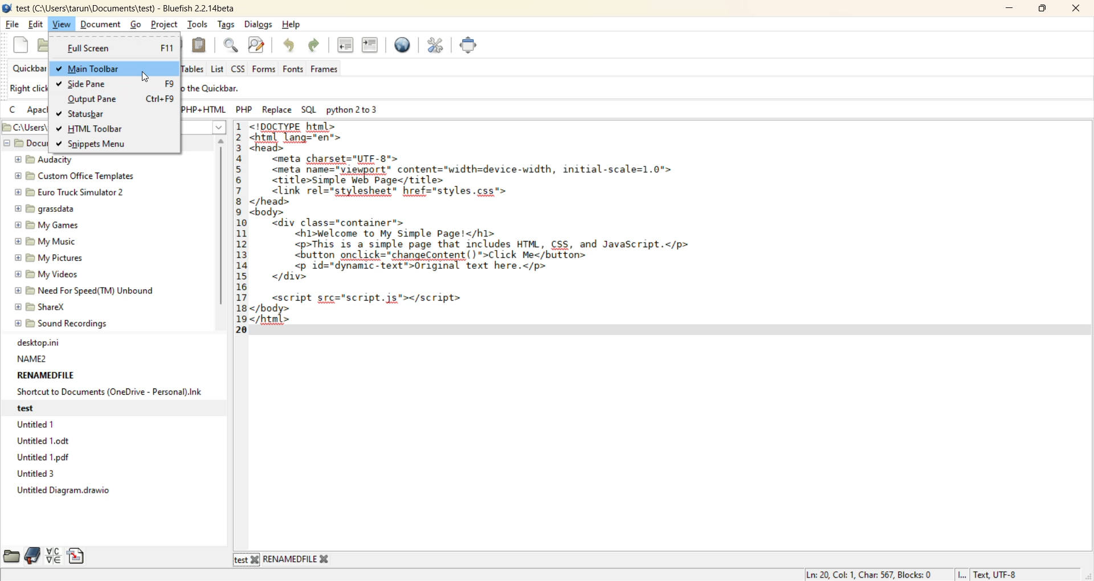 This screenshot has width=1094, height=581. I want to click on # E9 My Games, so click(46, 226).